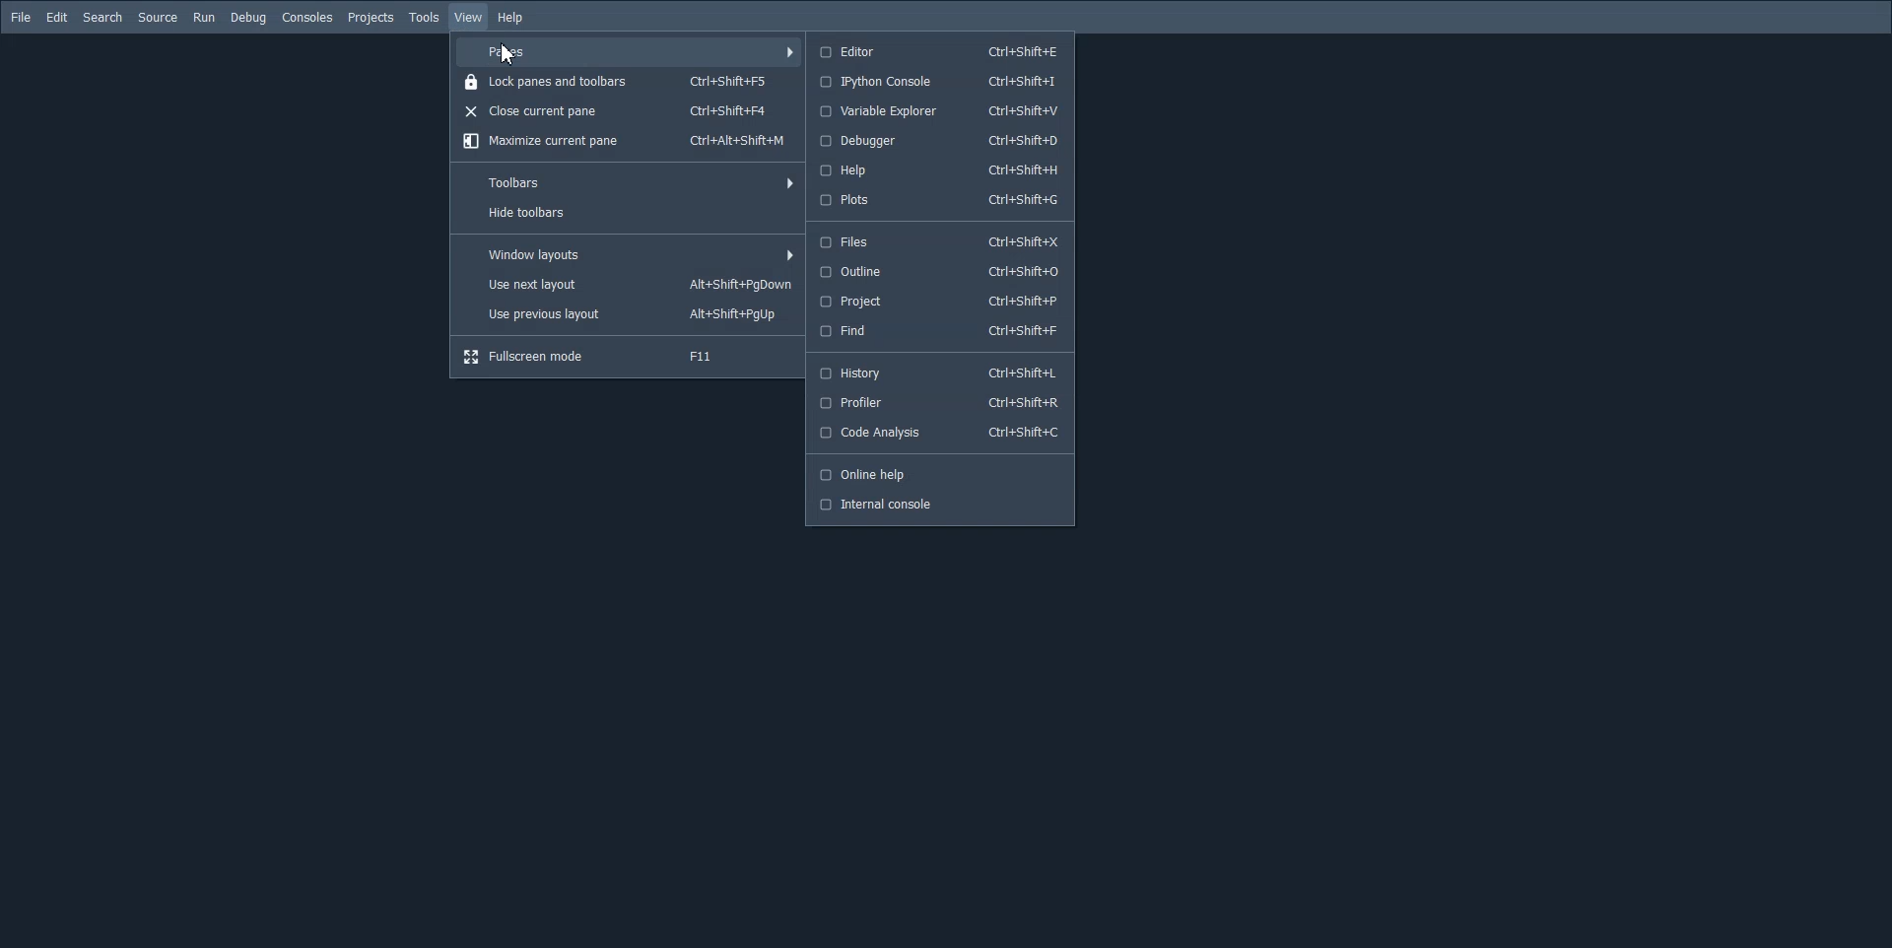  Describe the element at coordinates (940, 82) in the screenshot. I see `Ipython console` at that location.